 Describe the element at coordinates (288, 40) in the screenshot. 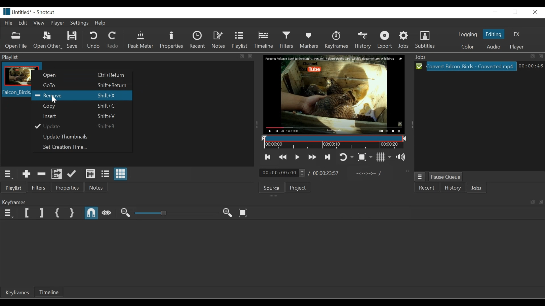

I see `Filters` at that location.